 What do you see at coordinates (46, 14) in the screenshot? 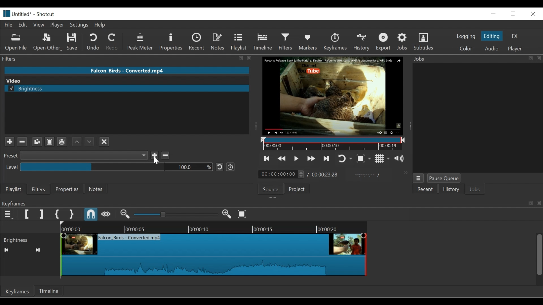
I see `Shotcut` at bounding box center [46, 14].